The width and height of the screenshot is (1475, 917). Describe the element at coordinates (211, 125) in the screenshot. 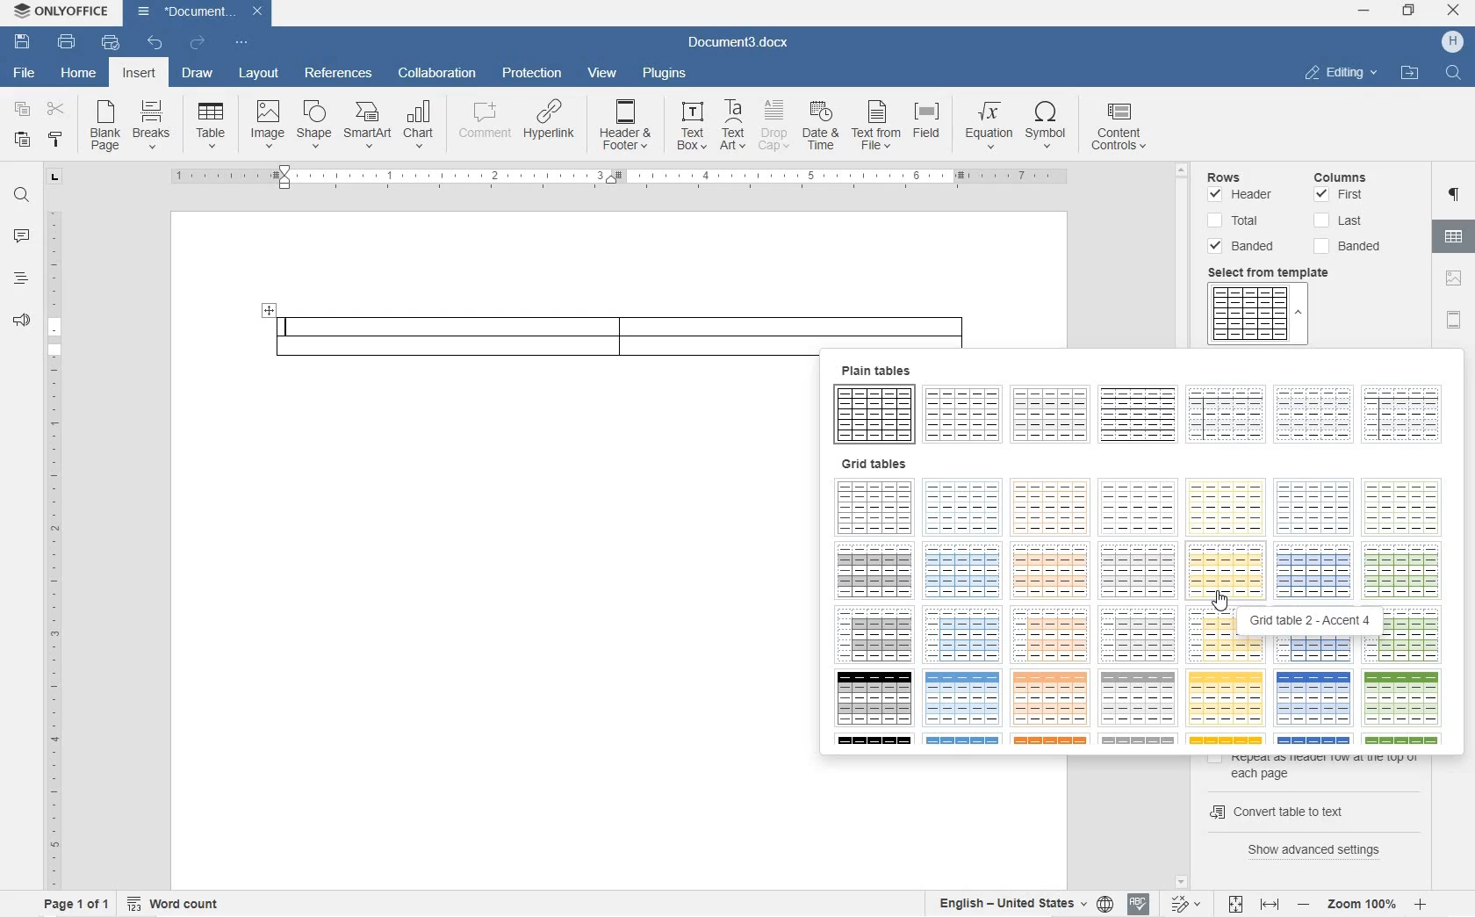

I see `insert table` at that location.